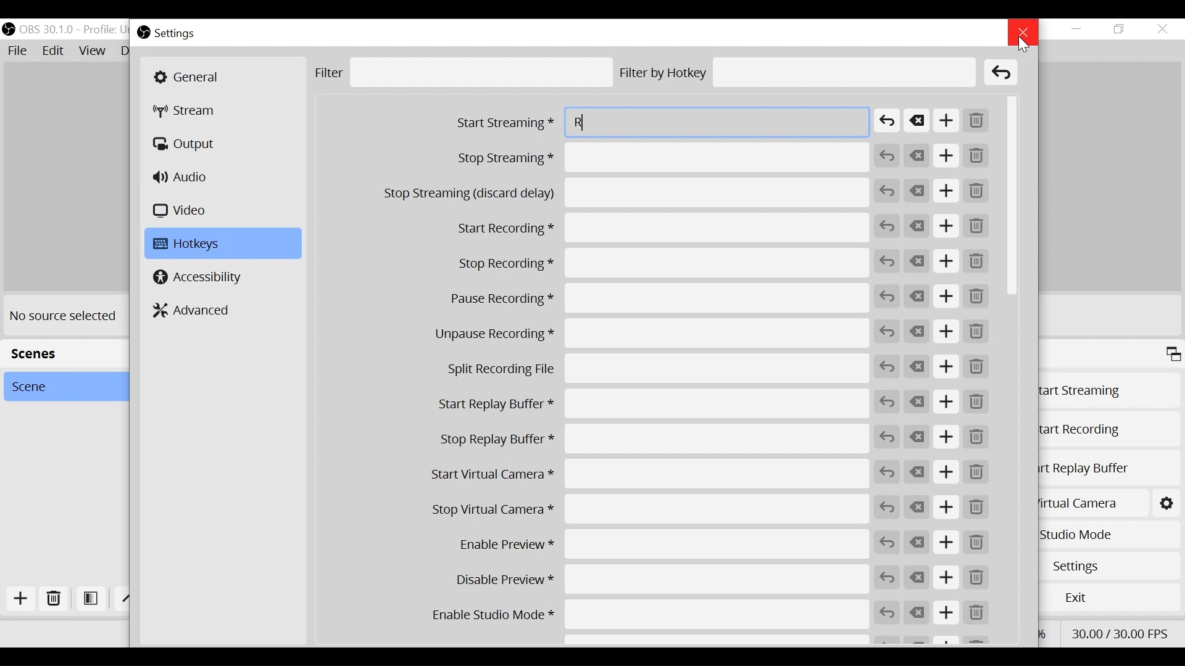 Image resolution: width=1185 pixels, height=666 pixels. Describe the element at coordinates (650, 615) in the screenshot. I see `Enable Studio Mode` at that location.